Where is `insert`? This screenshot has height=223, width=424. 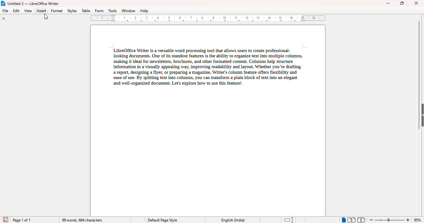
insert is located at coordinates (42, 11).